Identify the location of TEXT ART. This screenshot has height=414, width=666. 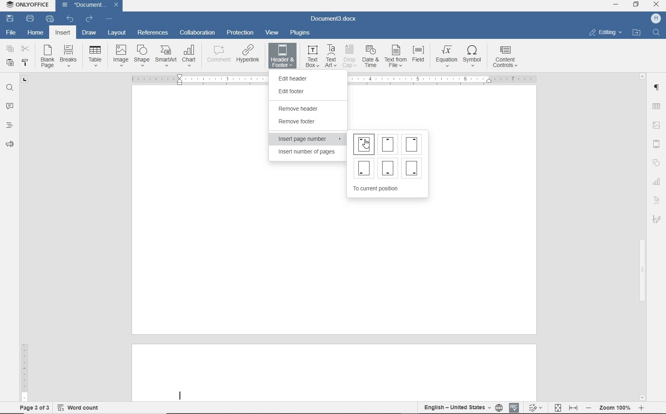
(331, 56).